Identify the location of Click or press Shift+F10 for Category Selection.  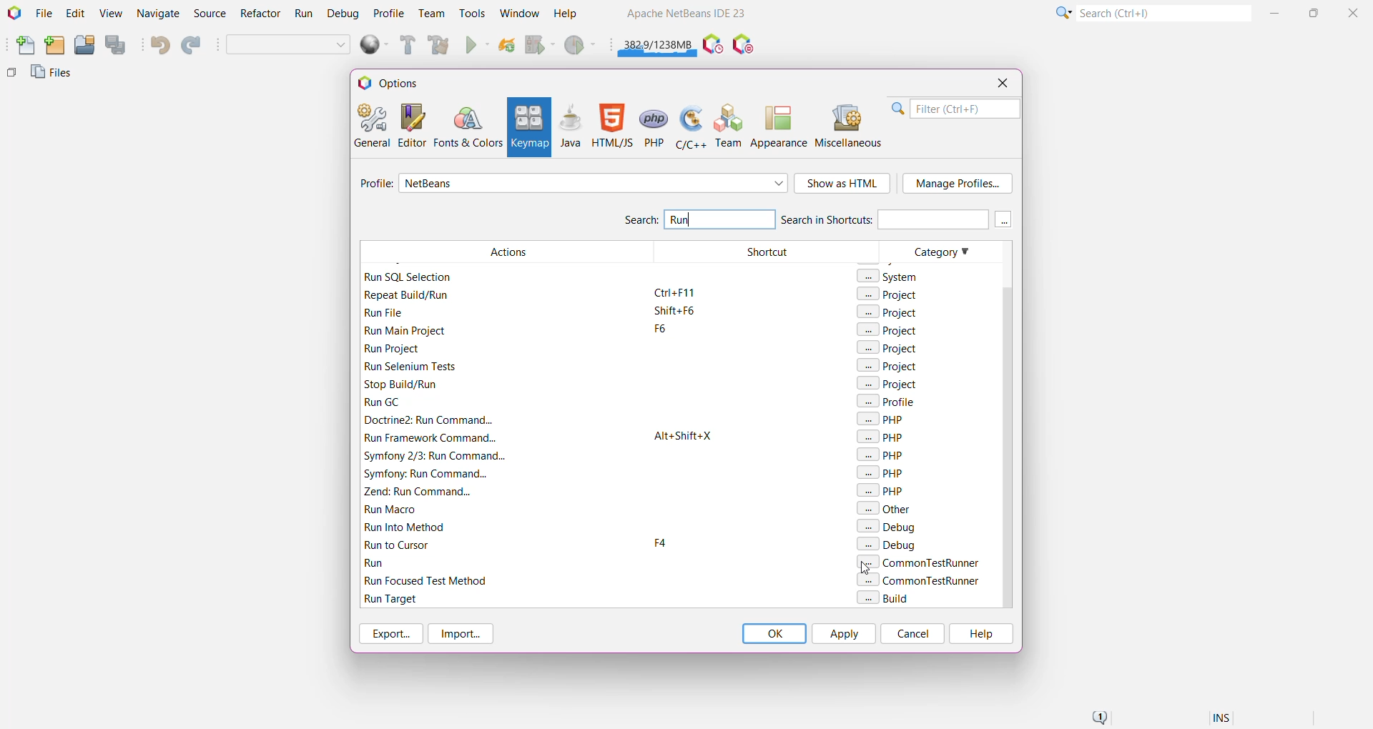
(1062, 12).